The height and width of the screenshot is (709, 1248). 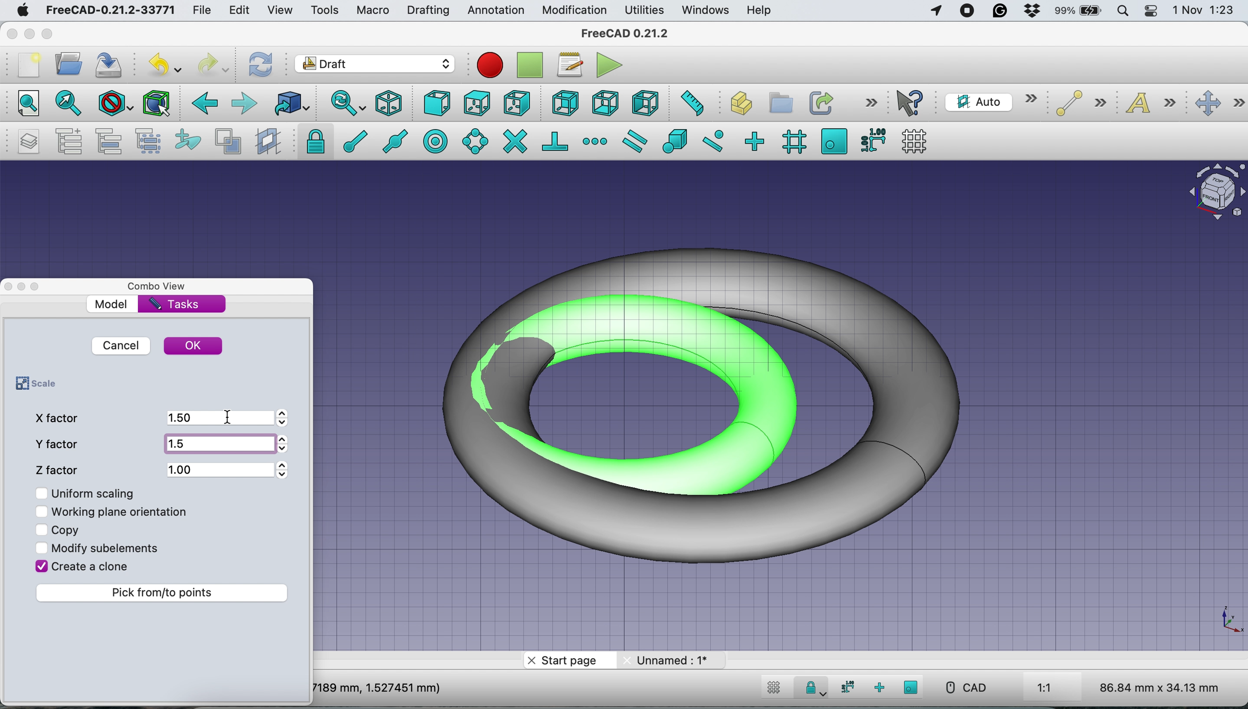 What do you see at coordinates (820, 102) in the screenshot?
I see `make link` at bounding box center [820, 102].